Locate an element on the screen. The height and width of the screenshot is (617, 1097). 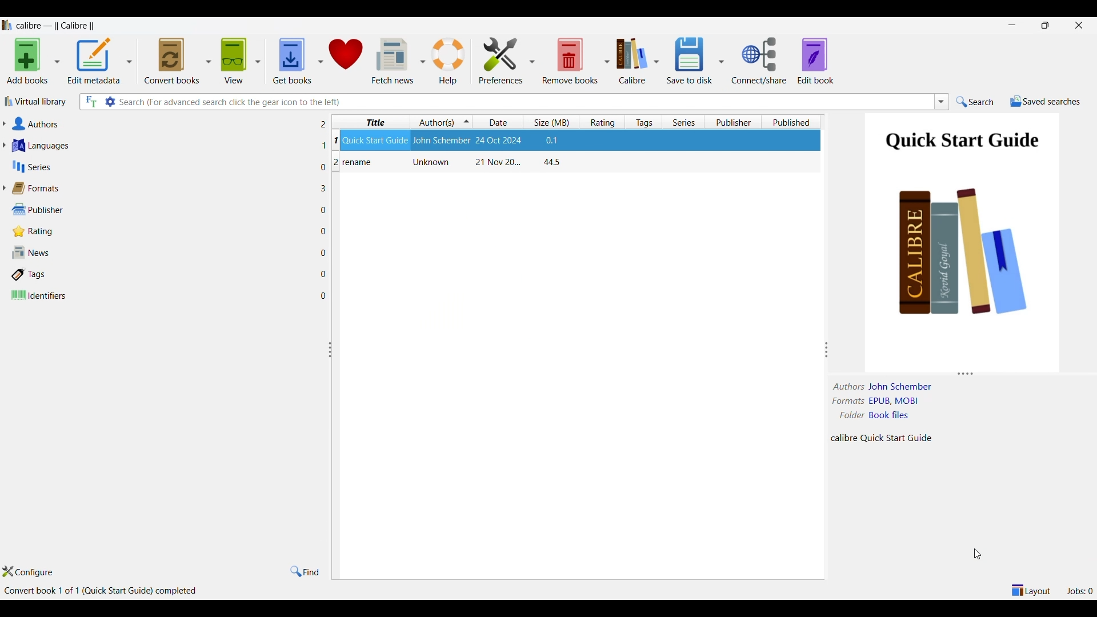
Connect share is located at coordinates (760, 61).